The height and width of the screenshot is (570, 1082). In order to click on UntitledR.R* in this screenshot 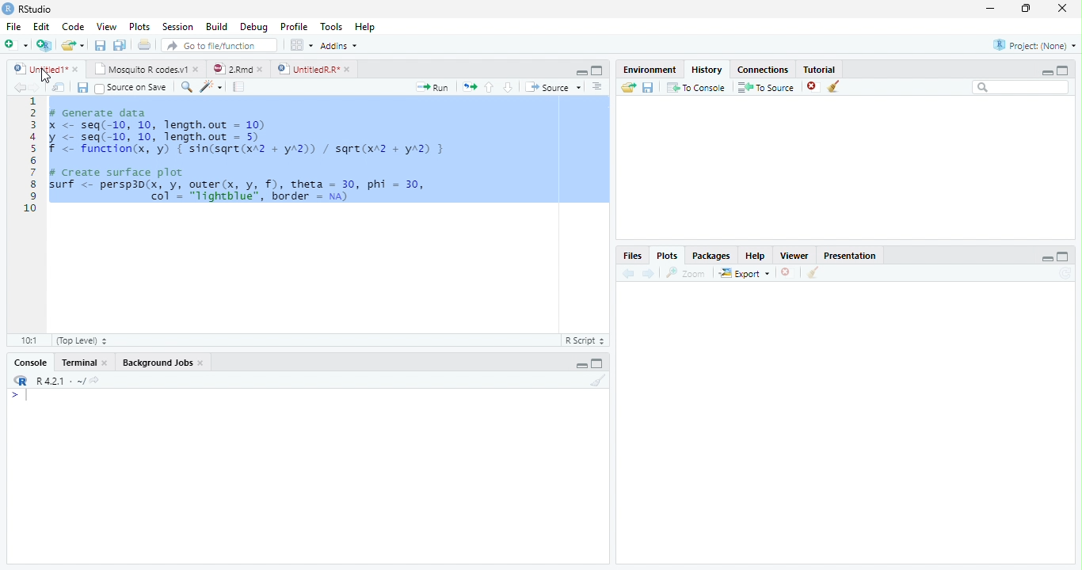, I will do `click(307, 69)`.